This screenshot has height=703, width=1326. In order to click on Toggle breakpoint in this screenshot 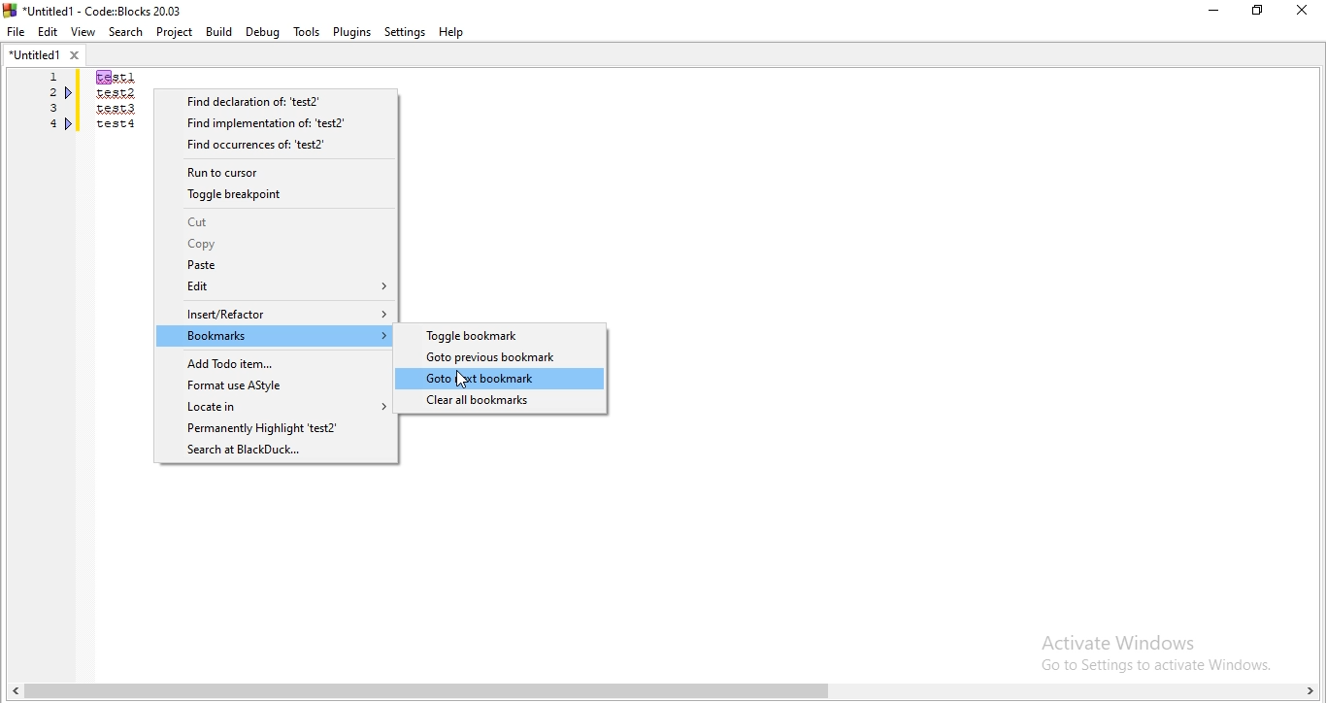, I will do `click(277, 193)`.